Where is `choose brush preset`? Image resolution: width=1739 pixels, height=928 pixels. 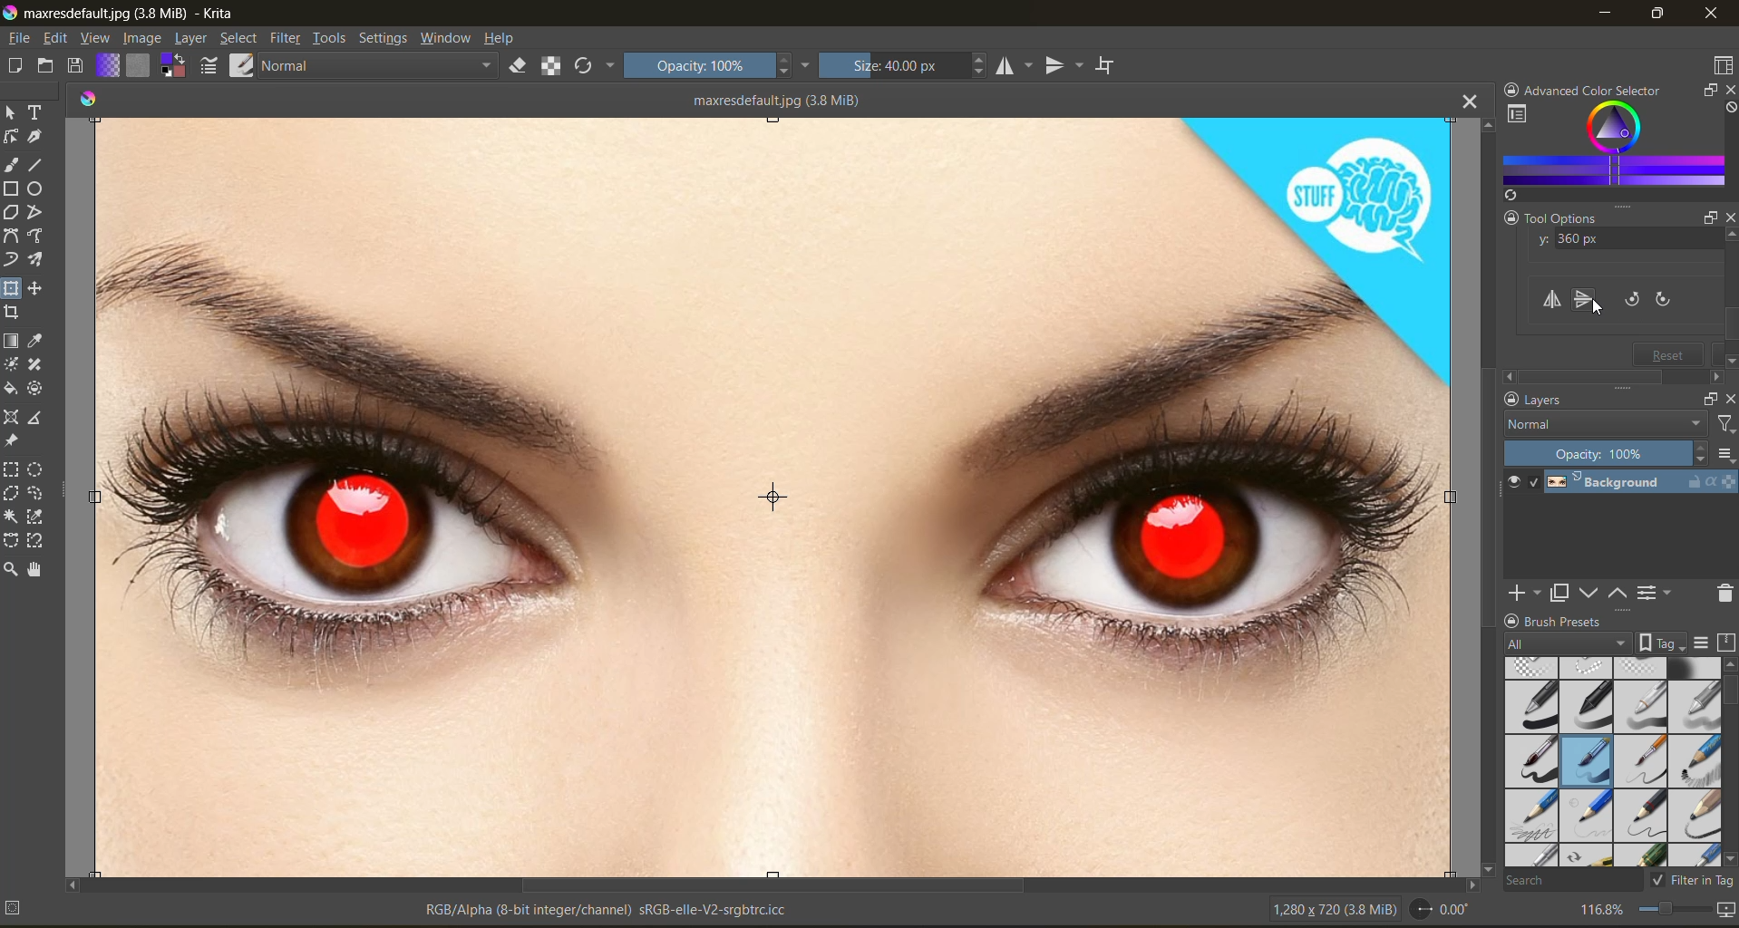
choose brush preset is located at coordinates (240, 65).